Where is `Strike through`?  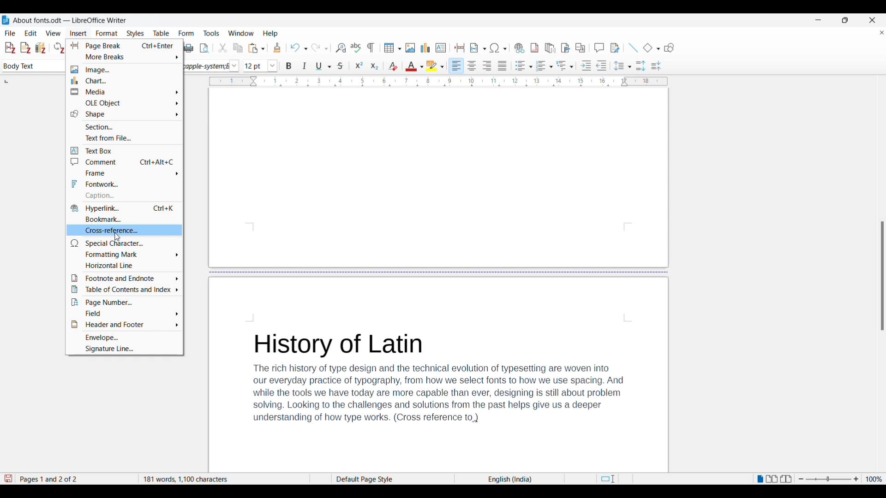
Strike through is located at coordinates (341, 66).